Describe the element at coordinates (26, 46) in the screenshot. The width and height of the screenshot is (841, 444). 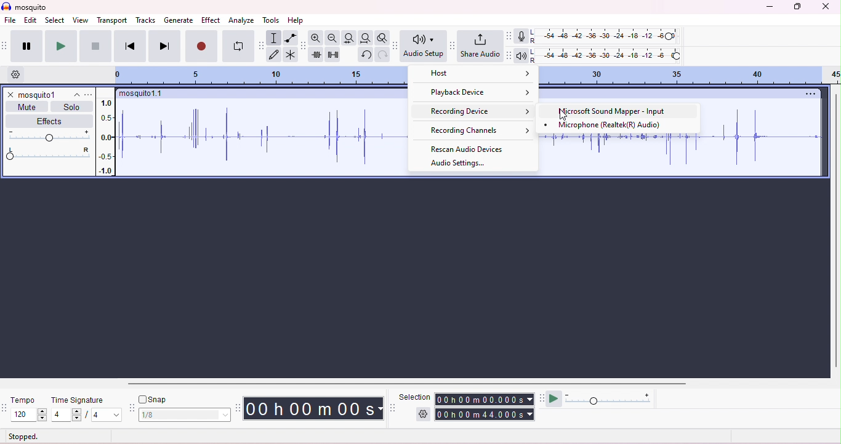
I see `pause` at that location.